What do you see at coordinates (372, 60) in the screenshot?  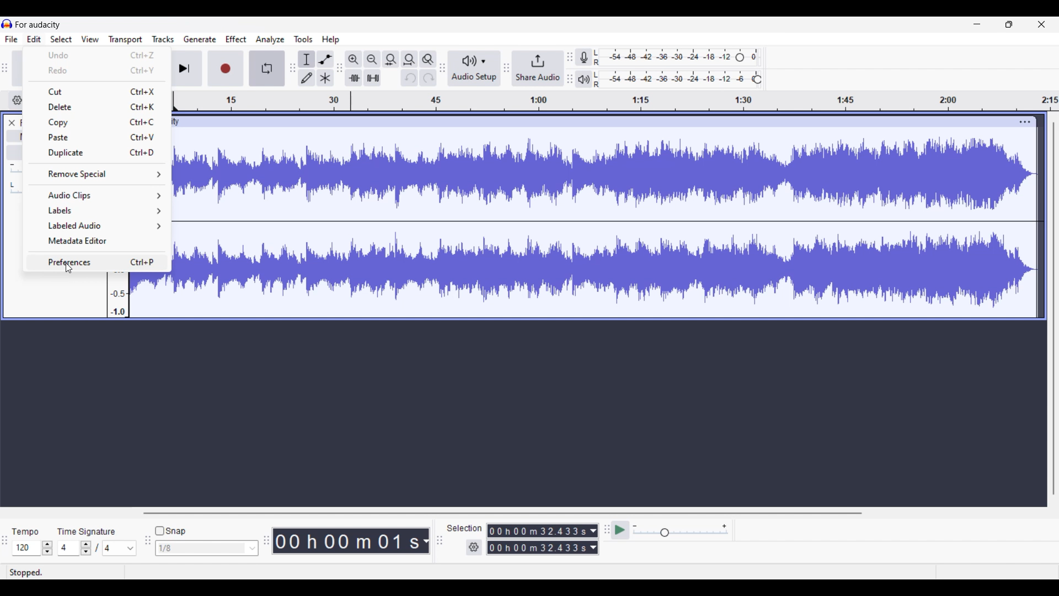 I see `Zoom out` at bounding box center [372, 60].